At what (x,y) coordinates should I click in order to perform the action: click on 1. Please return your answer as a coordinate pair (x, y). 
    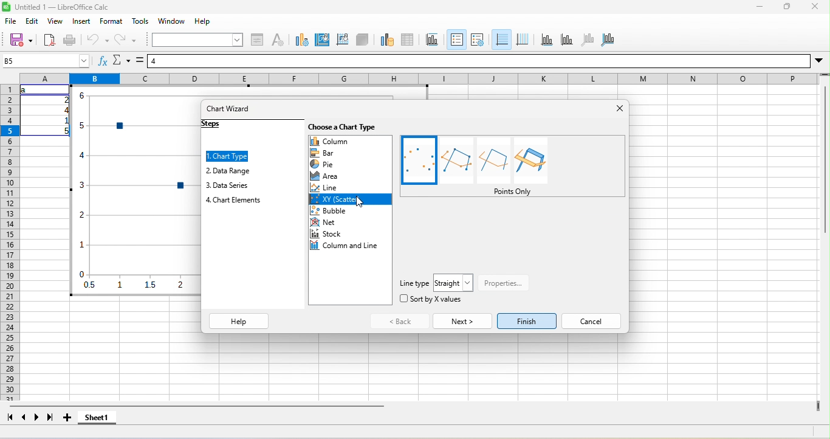
    Looking at the image, I should click on (64, 120).